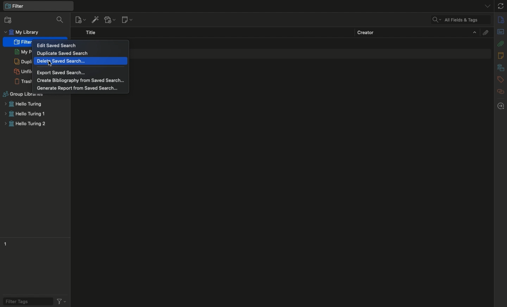  Describe the element at coordinates (501, 80) in the screenshot. I see `Tags` at that location.